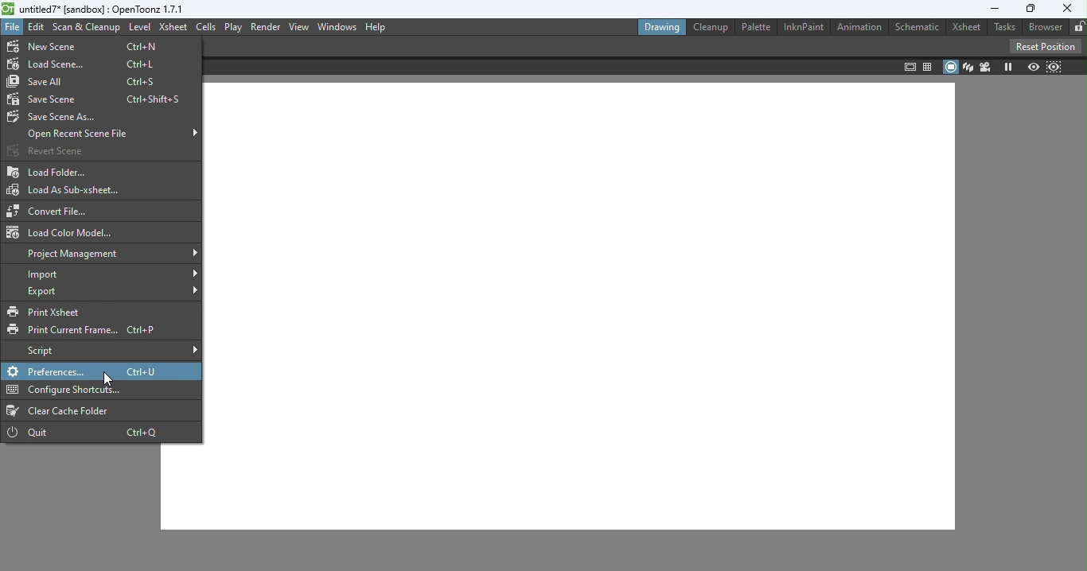  I want to click on Load color model, so click(62, 231).